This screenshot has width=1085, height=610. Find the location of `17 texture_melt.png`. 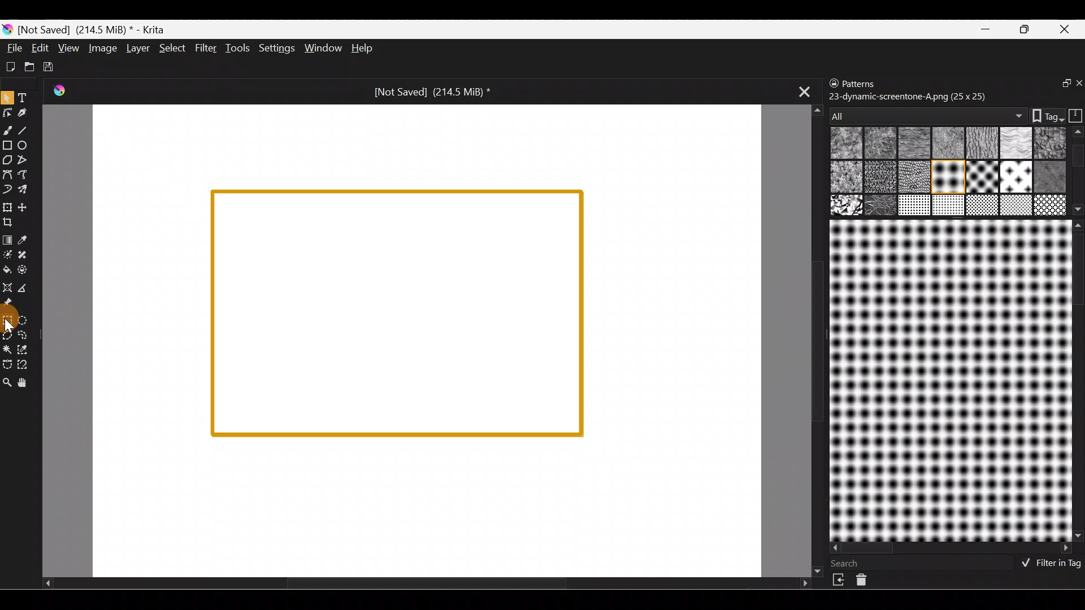

17 texture_melt.png is located at coordinates (949, 205).